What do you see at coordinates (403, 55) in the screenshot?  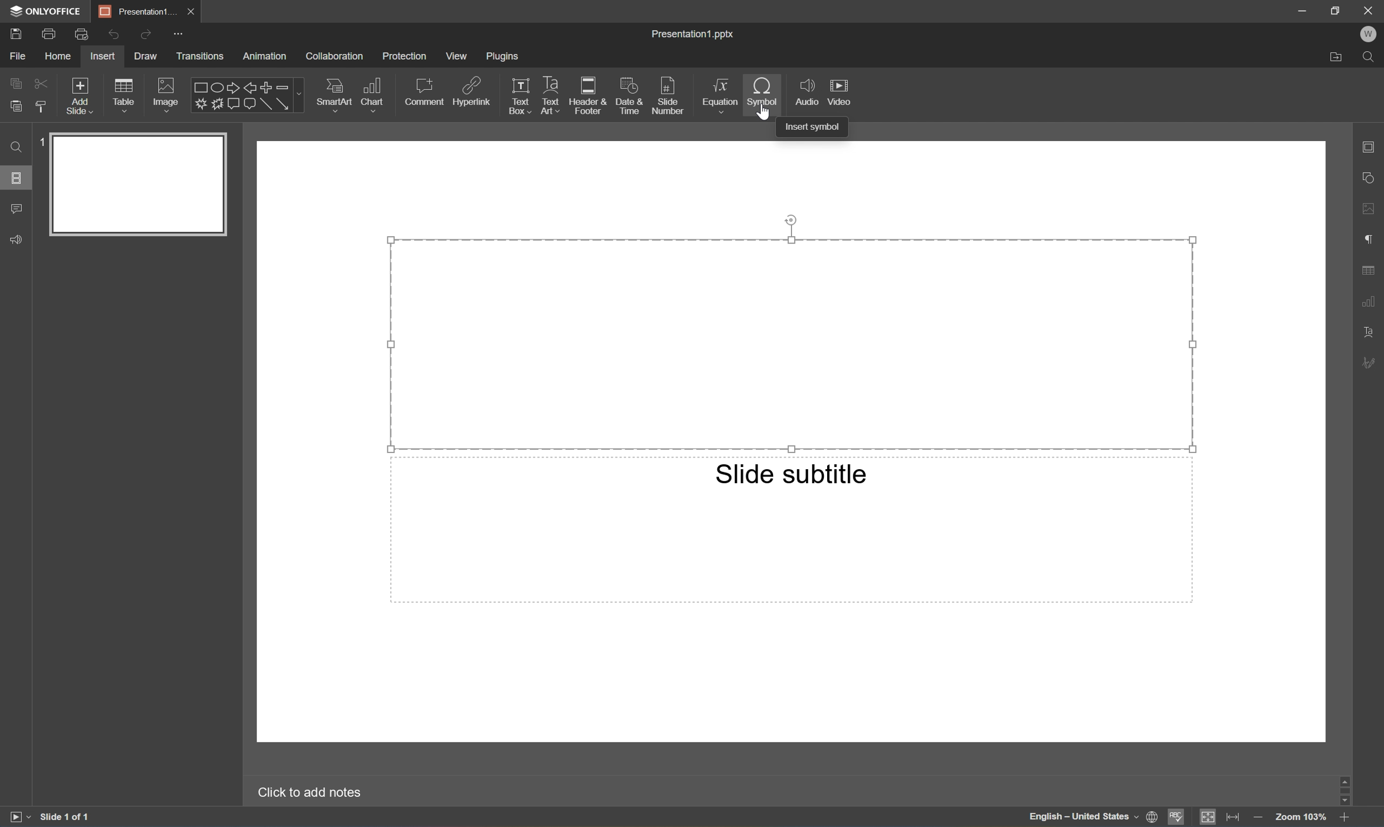 I see `Protection` at bounding box center [403, 55].